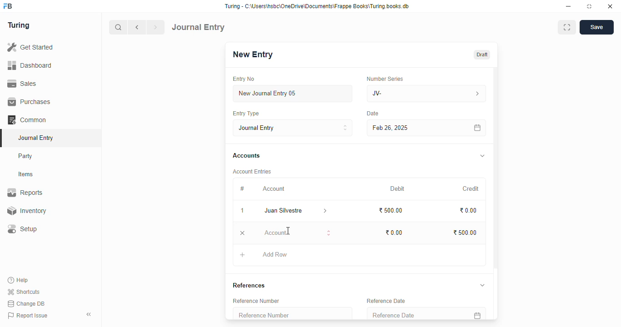 This screenshot has width=621, height=327. Describe the element at coordinates (246, 156) in the screenshot. I see `accounts` at that location.